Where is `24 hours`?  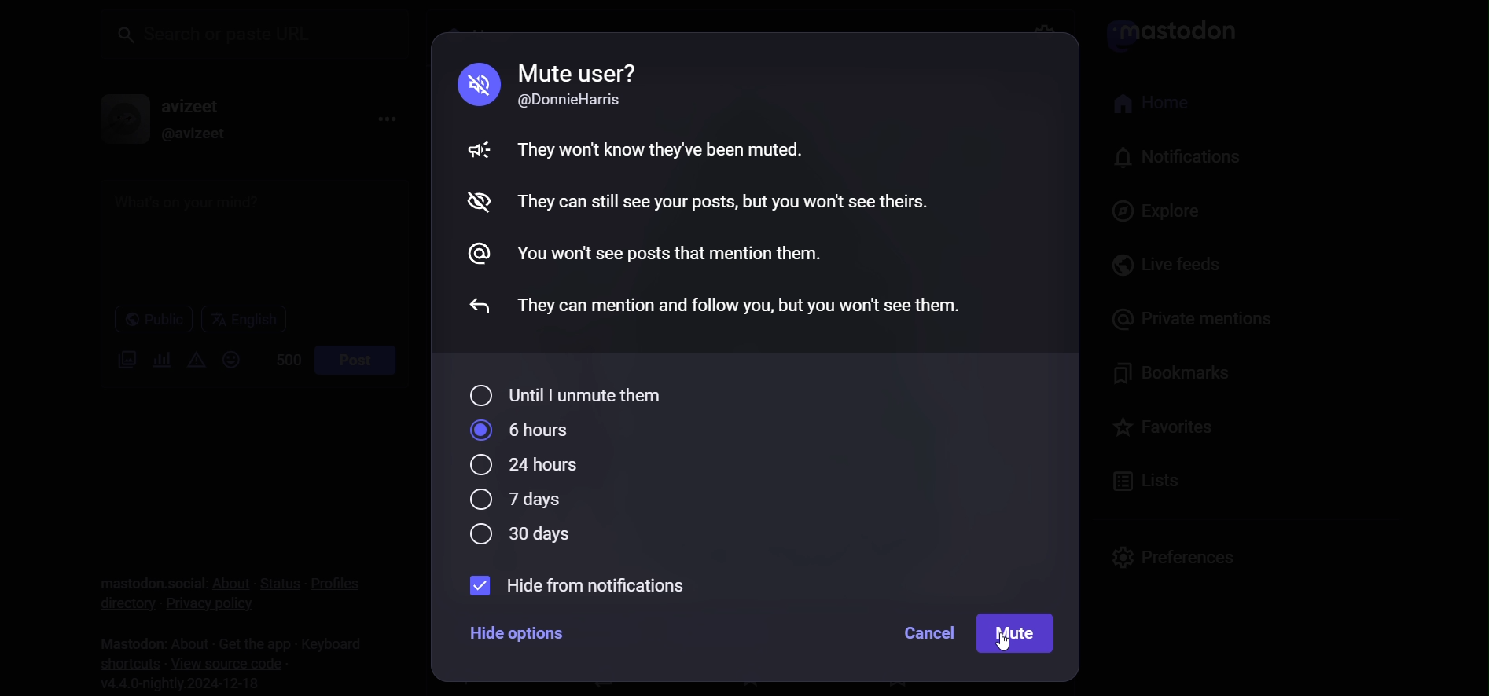 24 hours is located at coordinates (529, 466).